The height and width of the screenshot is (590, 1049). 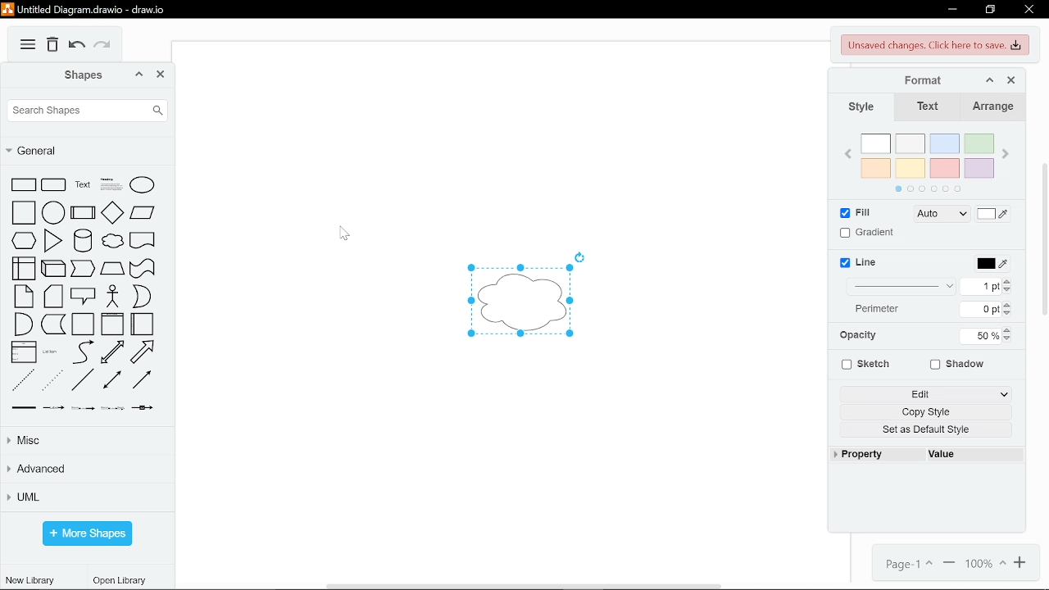 I want to click on pages in color section, so click(x=929, y=189).